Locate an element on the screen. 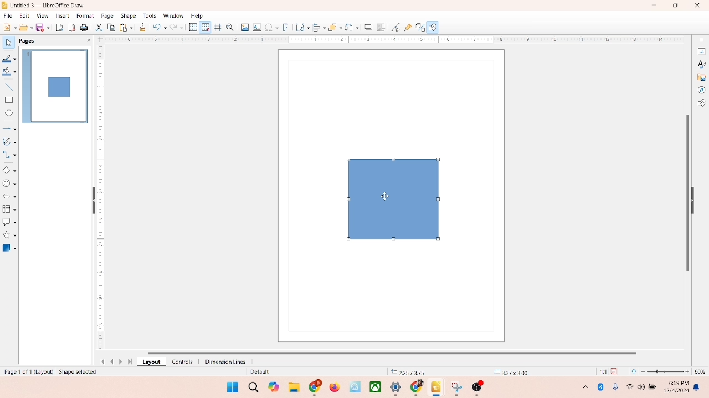  scale bar is located at coordinates (390, 40).